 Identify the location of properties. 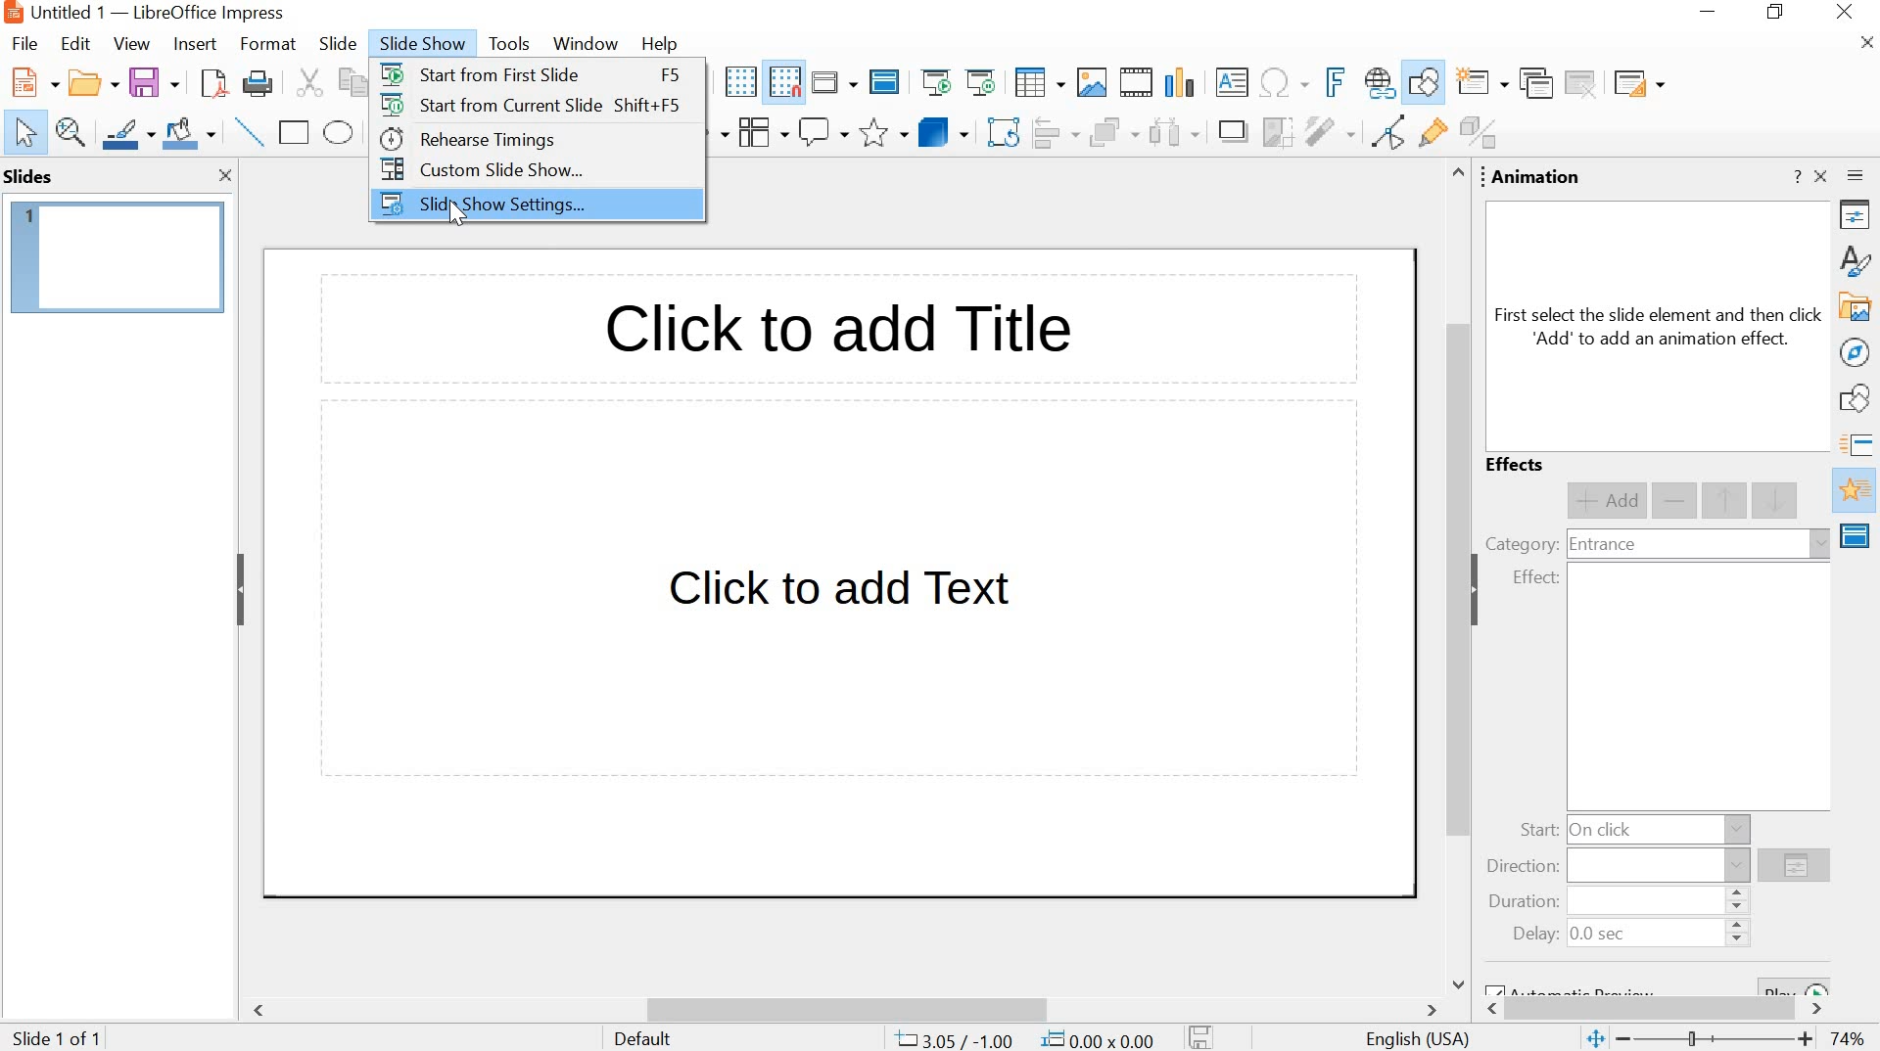
(1858, 218).